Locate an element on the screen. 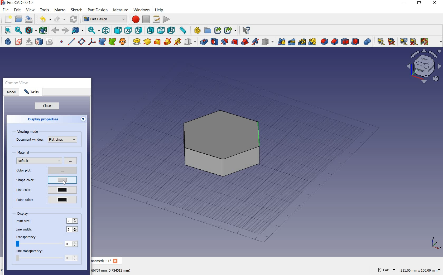 This screenshot has width=443, height=275. create a datum plane is located at coordinates (81, 42).